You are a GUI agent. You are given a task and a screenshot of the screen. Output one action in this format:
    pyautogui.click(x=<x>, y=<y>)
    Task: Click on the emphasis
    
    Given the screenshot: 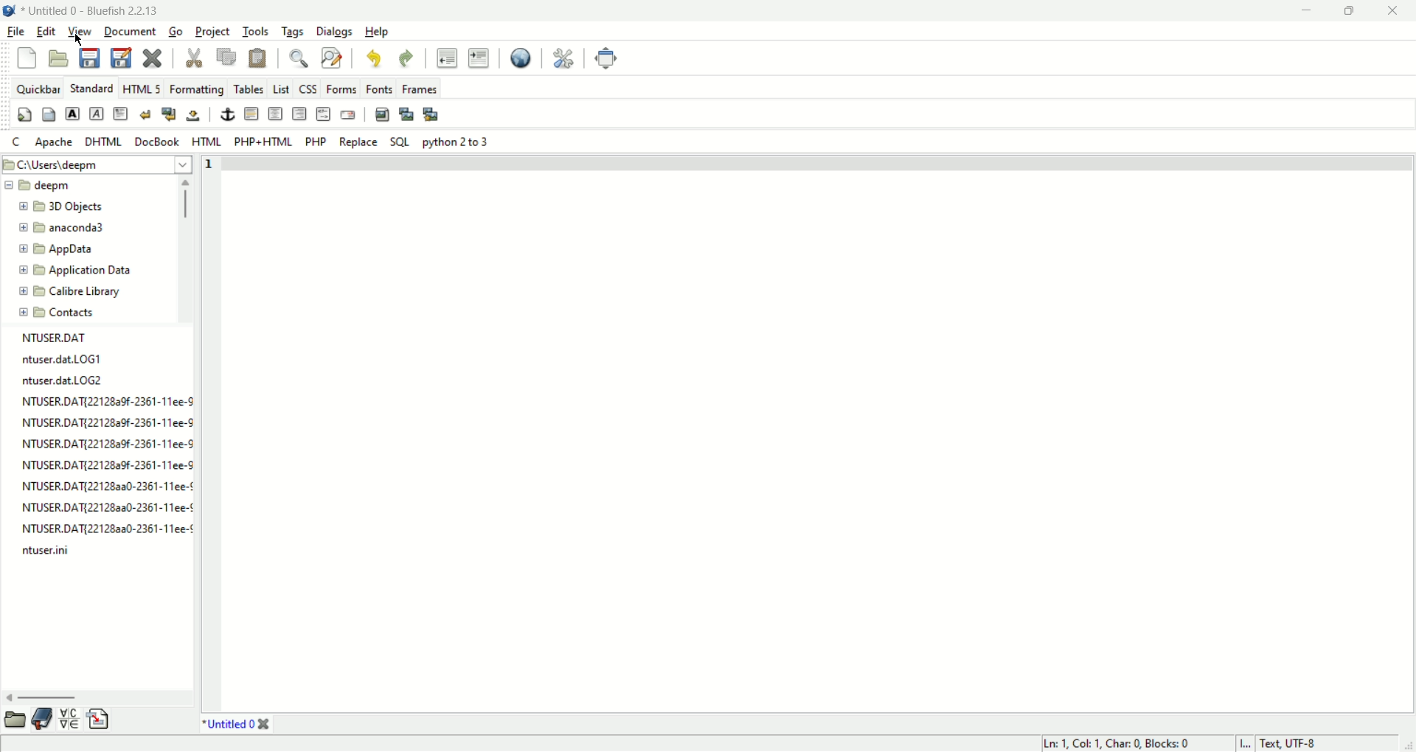 What is the action you would take?
    pyautogui.click(x=97, y=113)
    